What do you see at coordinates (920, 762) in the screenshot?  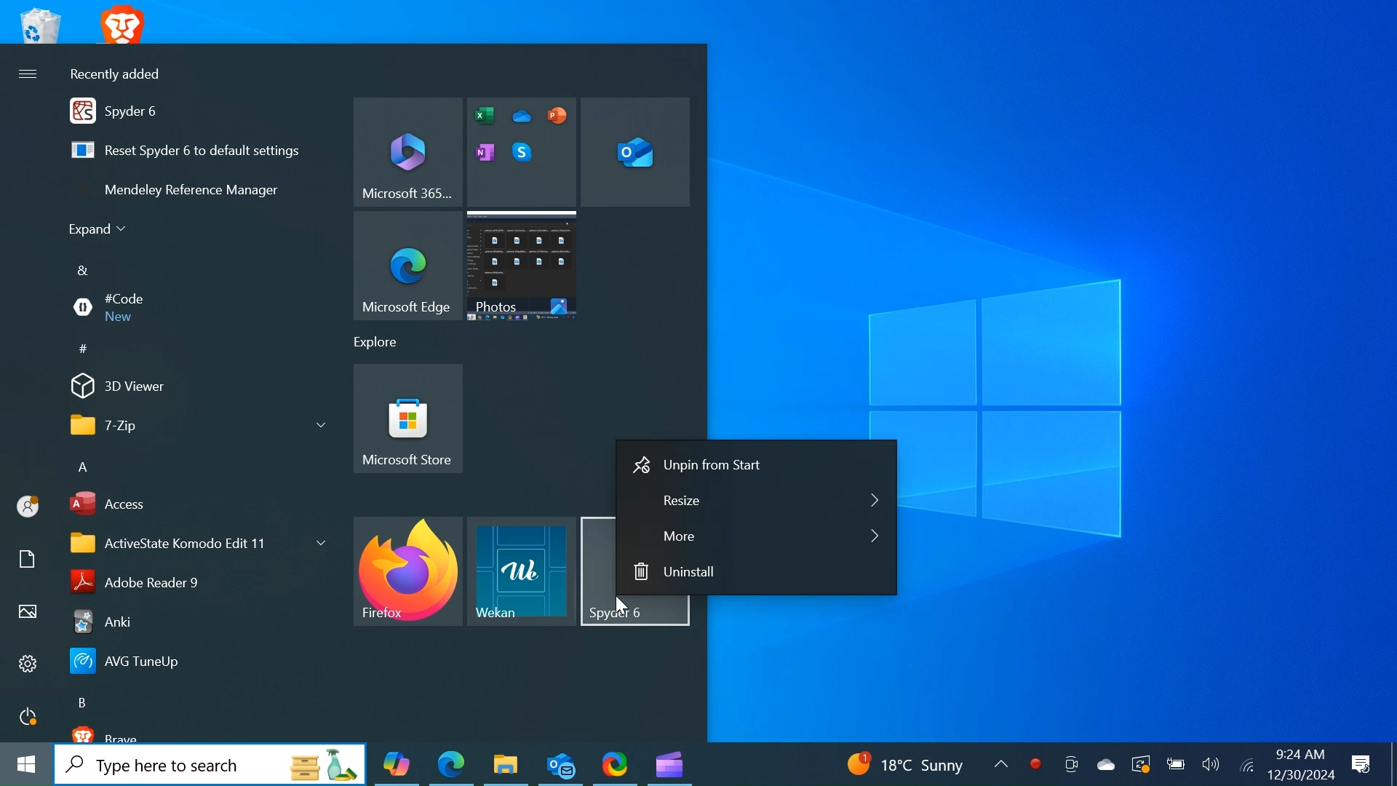 I see `18 C Sunny` at bounding box center [920, 762].